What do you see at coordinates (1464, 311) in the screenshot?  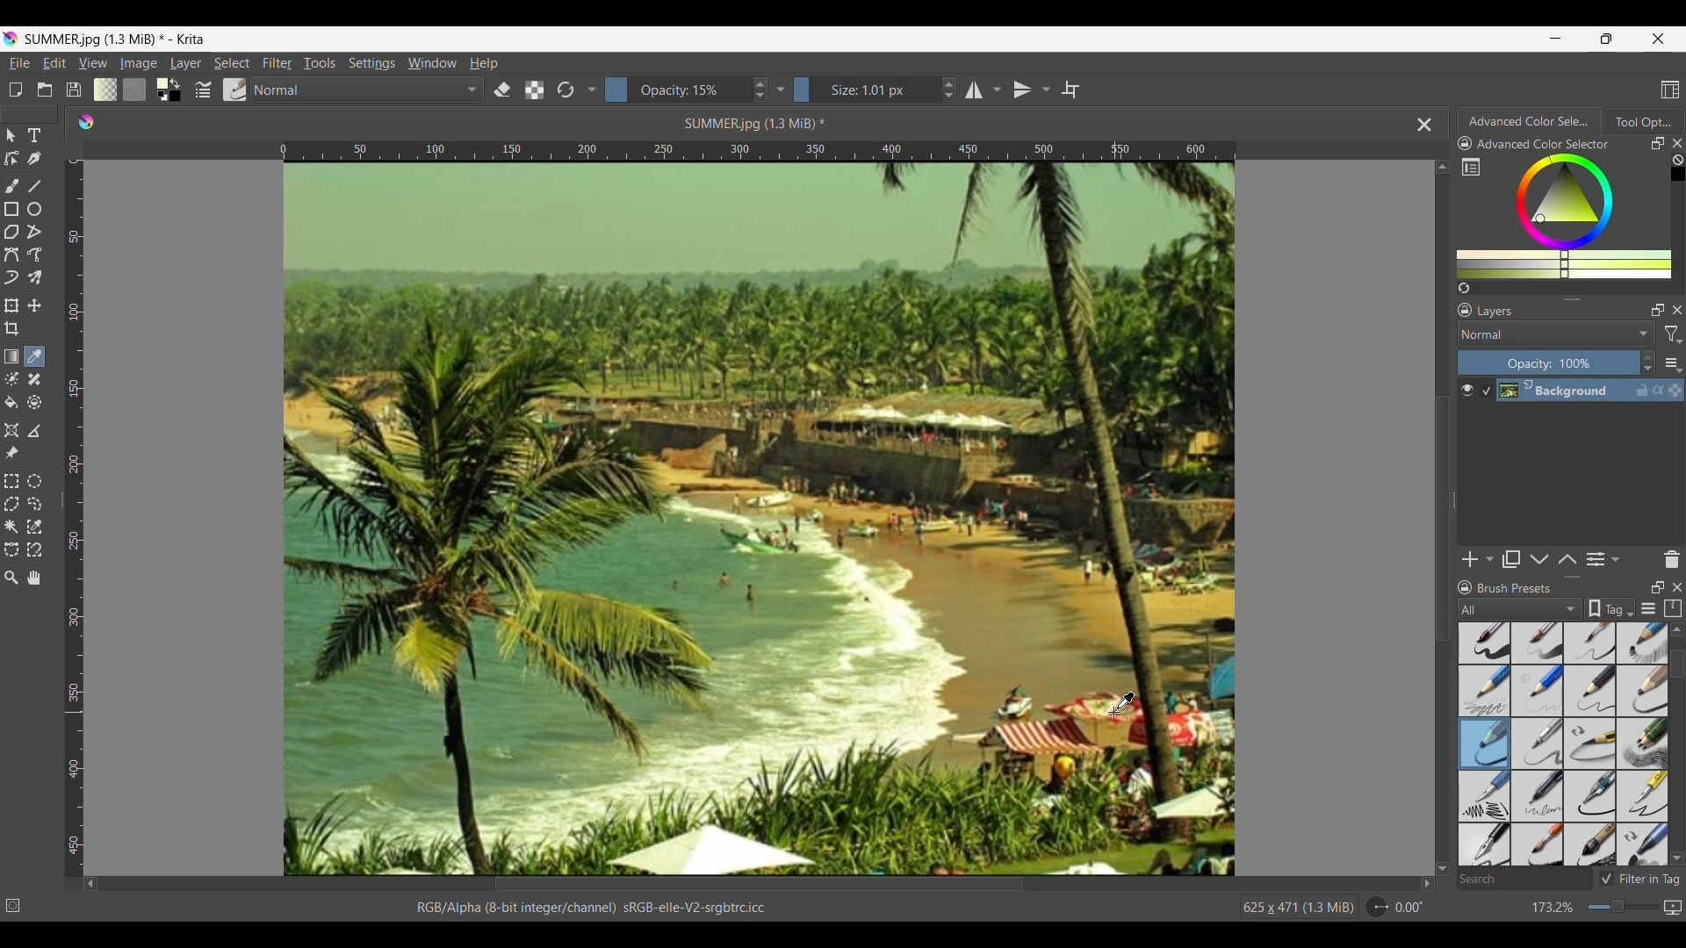 I see `Lock docker` at bounding box center [1464, 311].